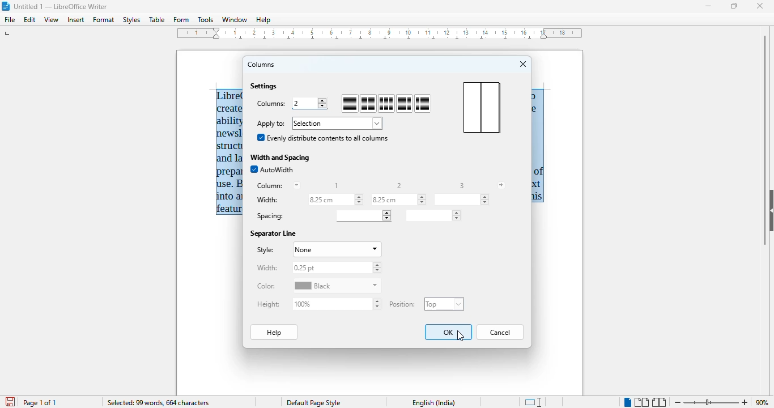 The image size is (774, 408). What do you see at coordinates (275, 332) in the screenshot?
I see `help` at bounding box center [275, 332].